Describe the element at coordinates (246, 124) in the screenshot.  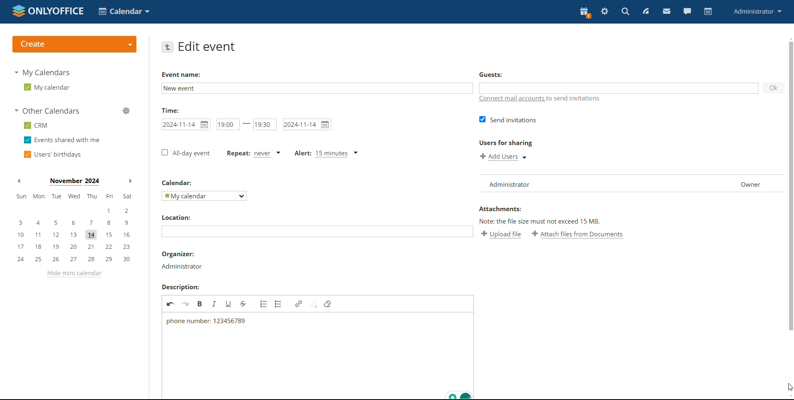
I see `-` at that location.